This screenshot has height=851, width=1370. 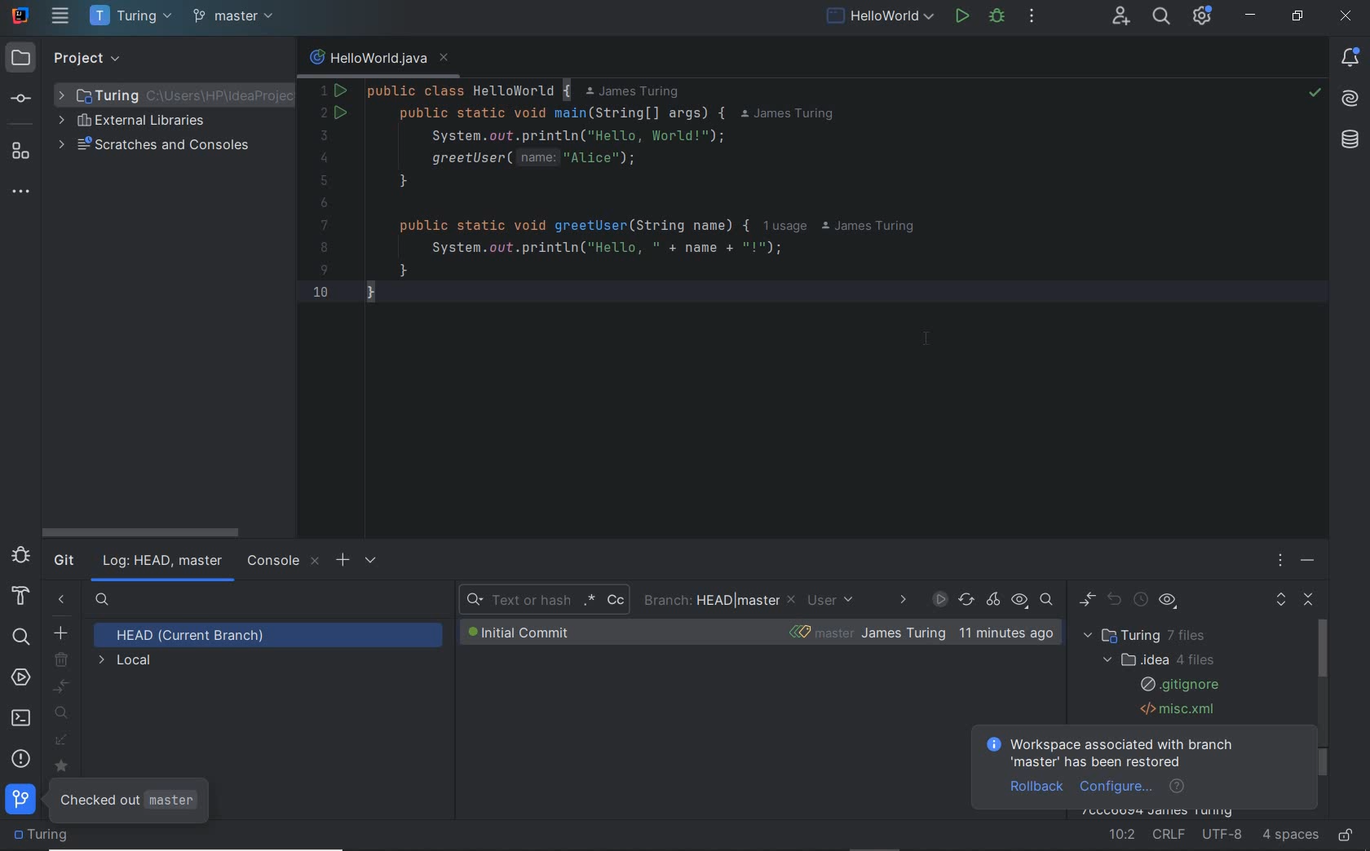 I want to click on bug-fixes, so click(x=242, y=18).